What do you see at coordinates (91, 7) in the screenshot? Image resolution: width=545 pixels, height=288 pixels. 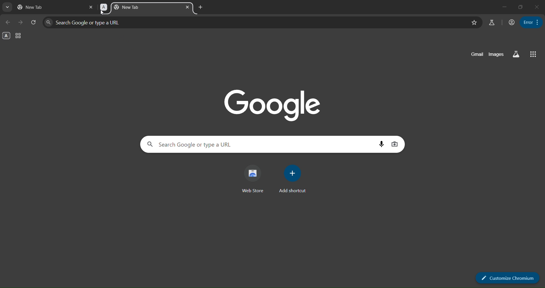 I see `close tab` at bounding box center [91, 7].